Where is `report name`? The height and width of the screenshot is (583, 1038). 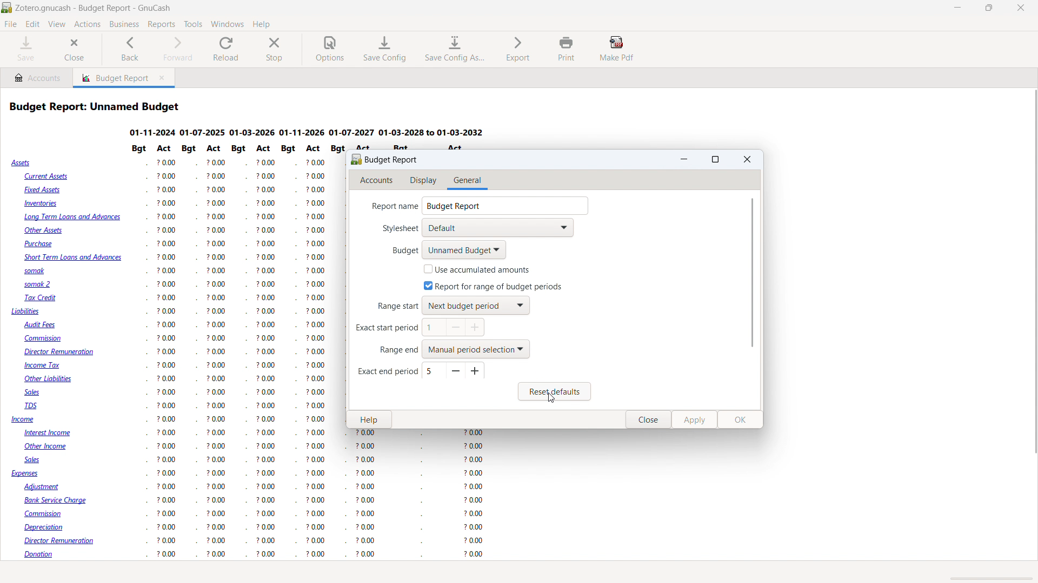 report name is located at coordinates (505, 206).